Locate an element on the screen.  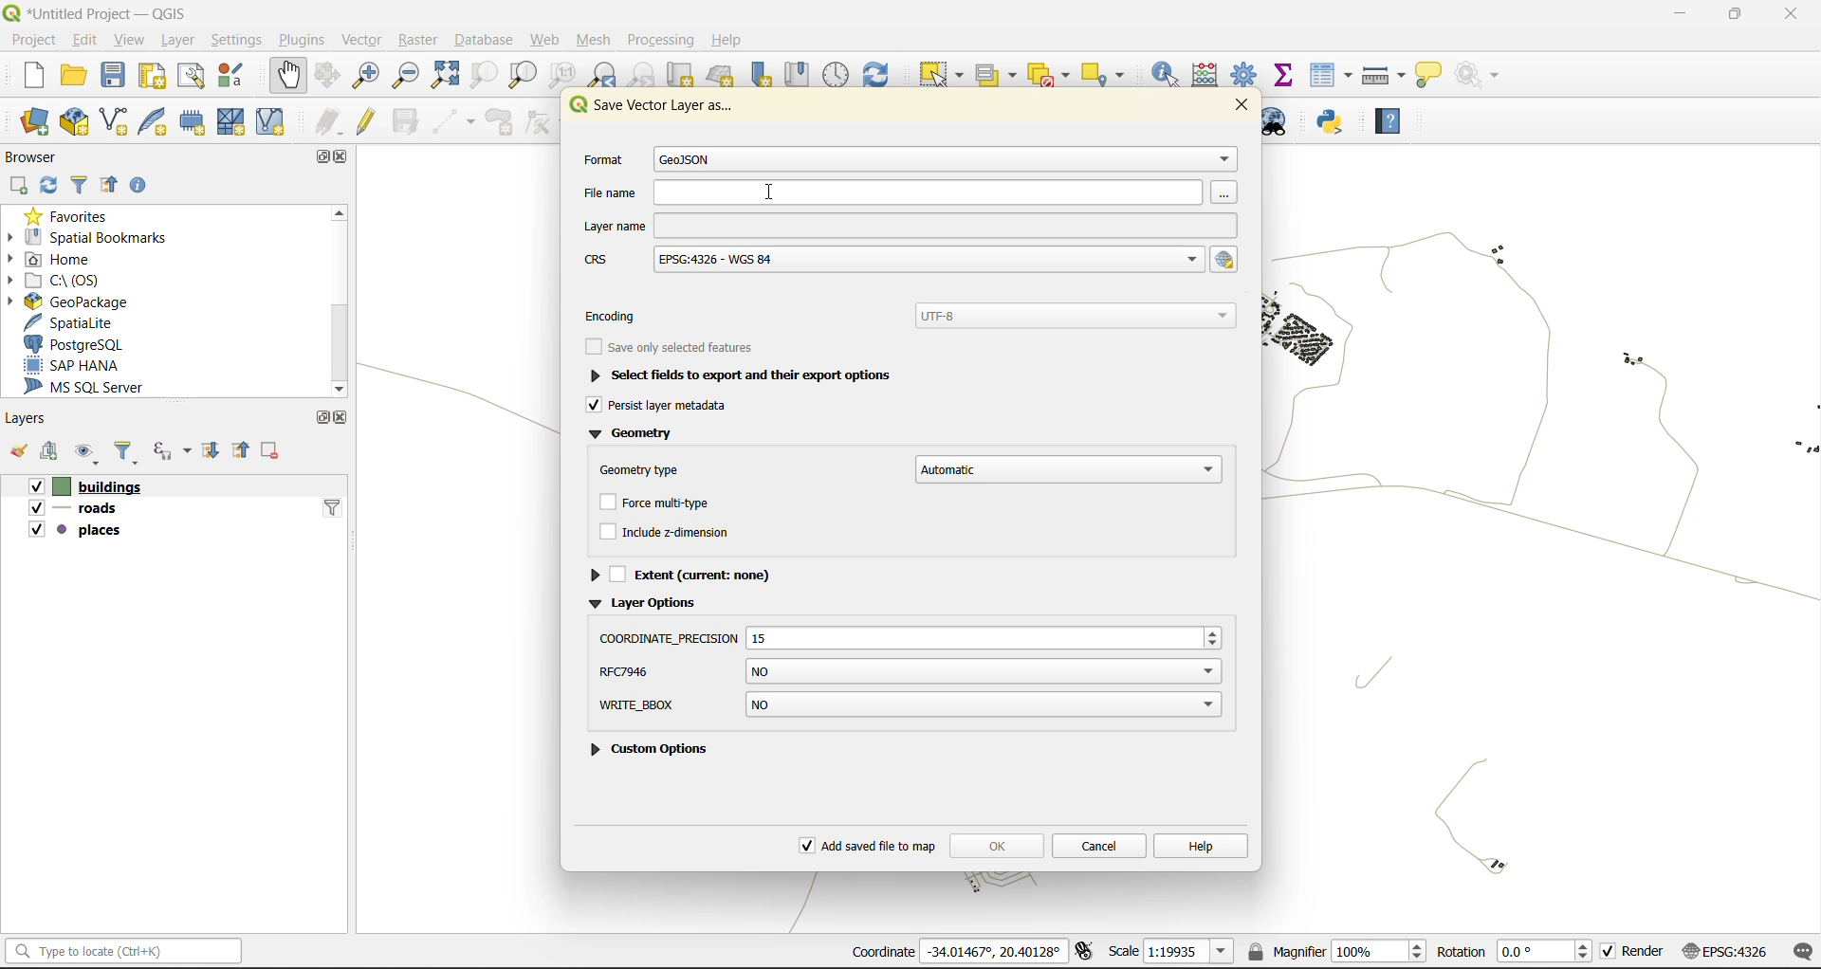
render is located at coordinates (1634, 952).